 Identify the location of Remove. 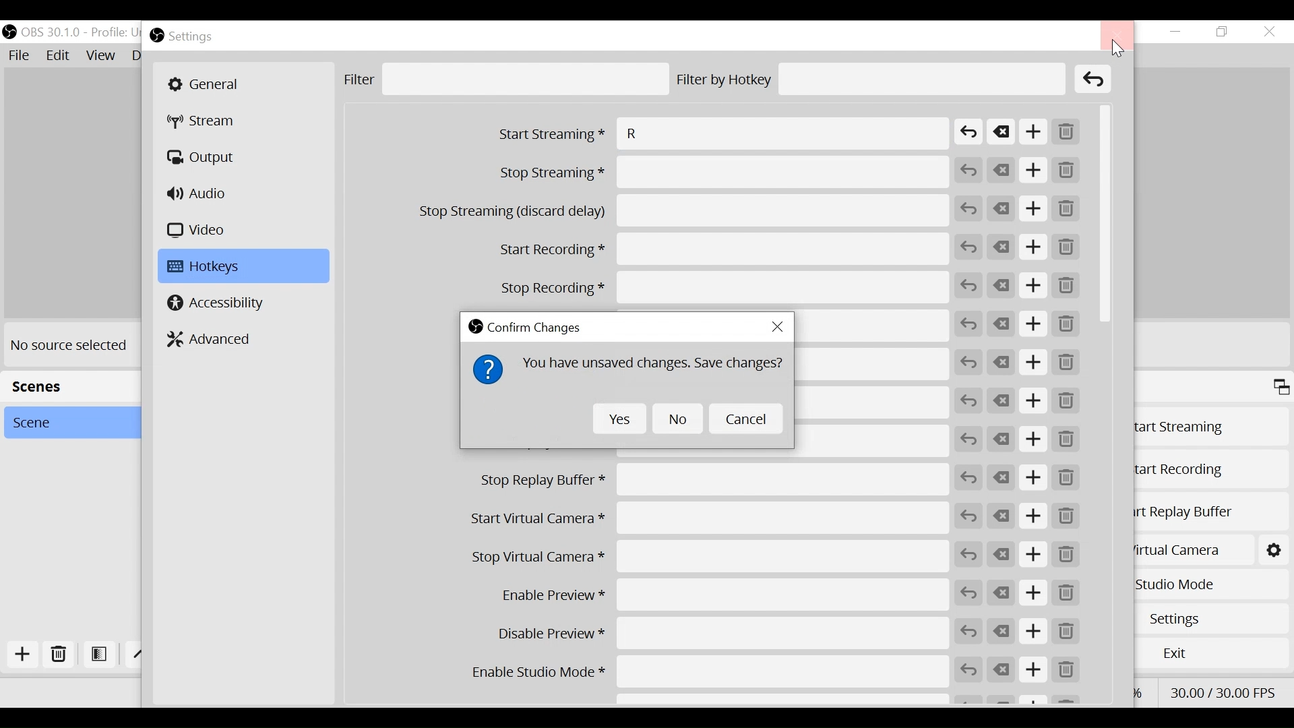
(1066, 517).